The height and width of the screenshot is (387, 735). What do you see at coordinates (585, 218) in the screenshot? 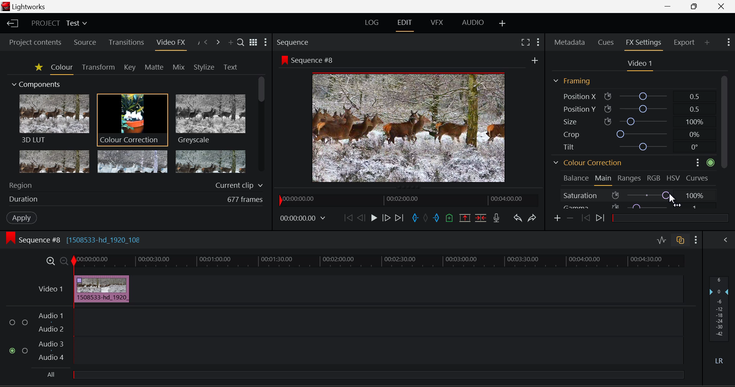
I see `Previous keyframe` at bounding box center [585, 218].